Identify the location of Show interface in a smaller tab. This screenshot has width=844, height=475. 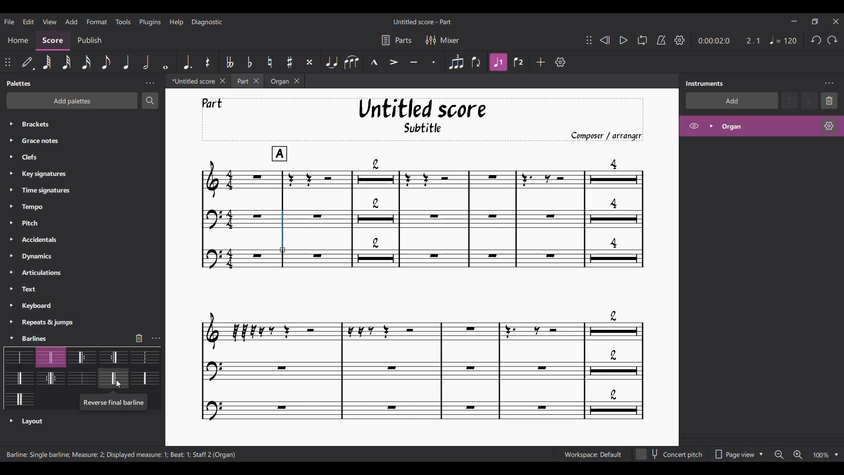
(815, 21).